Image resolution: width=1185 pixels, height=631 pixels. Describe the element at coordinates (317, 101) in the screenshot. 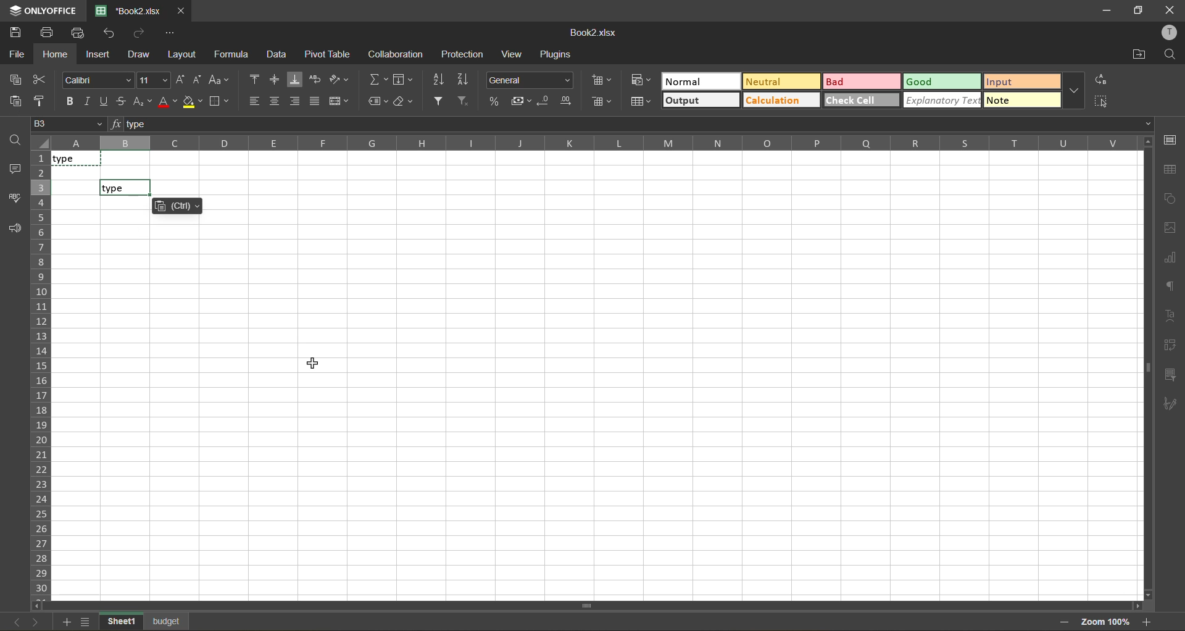

I see `justified` at that location.